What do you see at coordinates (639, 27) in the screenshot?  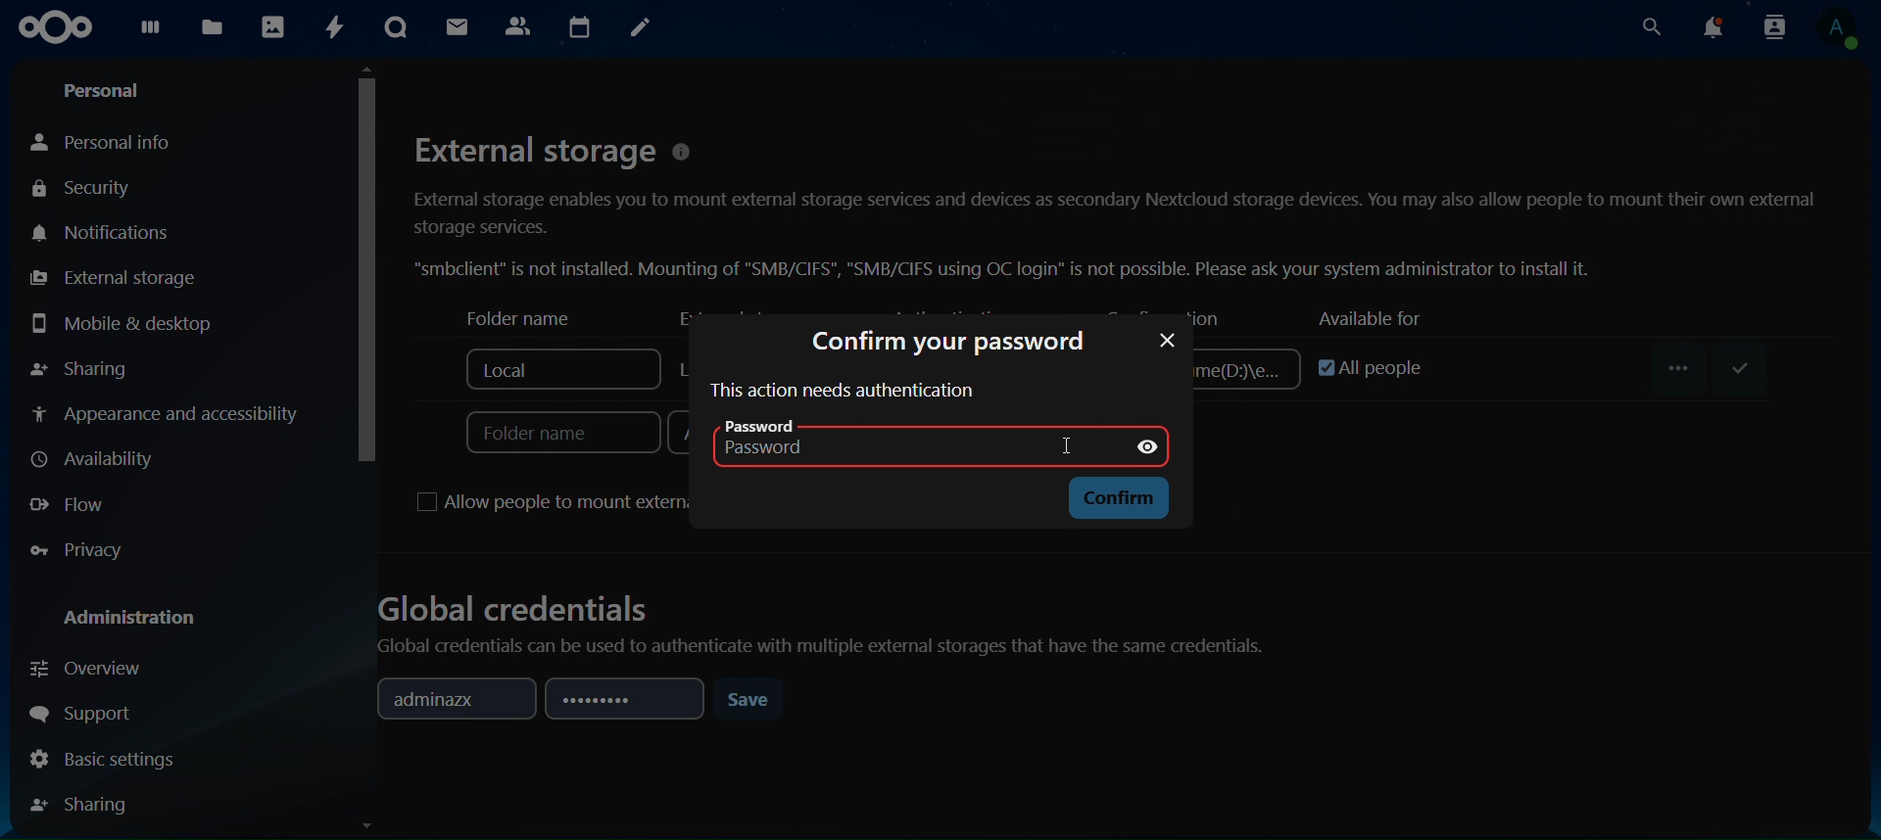 I see `notes` at bounding box center [639, 27].